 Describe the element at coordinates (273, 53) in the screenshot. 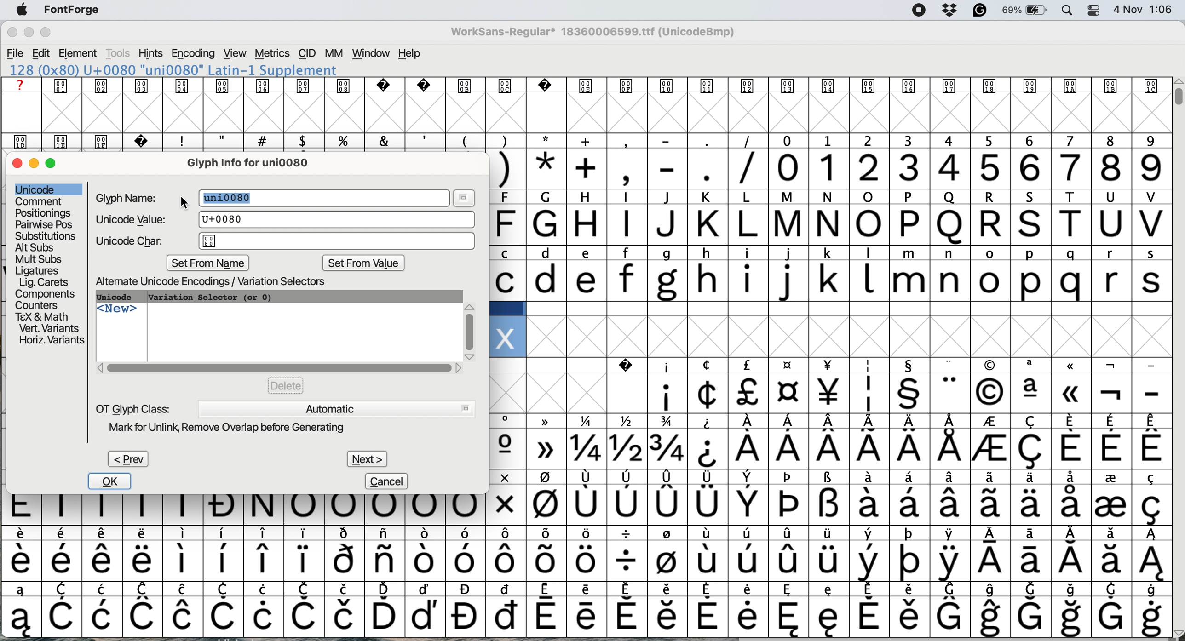

I see `metrics` at that location.